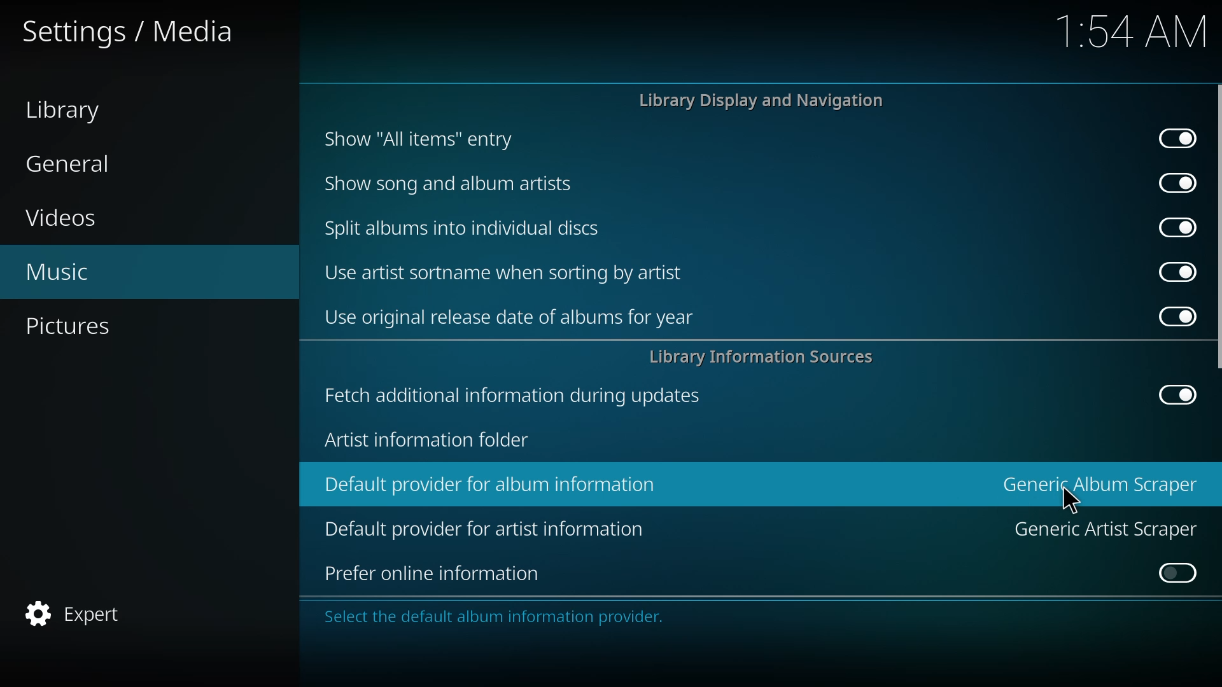 Image resolution: width=1222 pixels, height=687 pixels. Describe the element at coordinates (69, 272) in the screenshot. I see `music` at that location.